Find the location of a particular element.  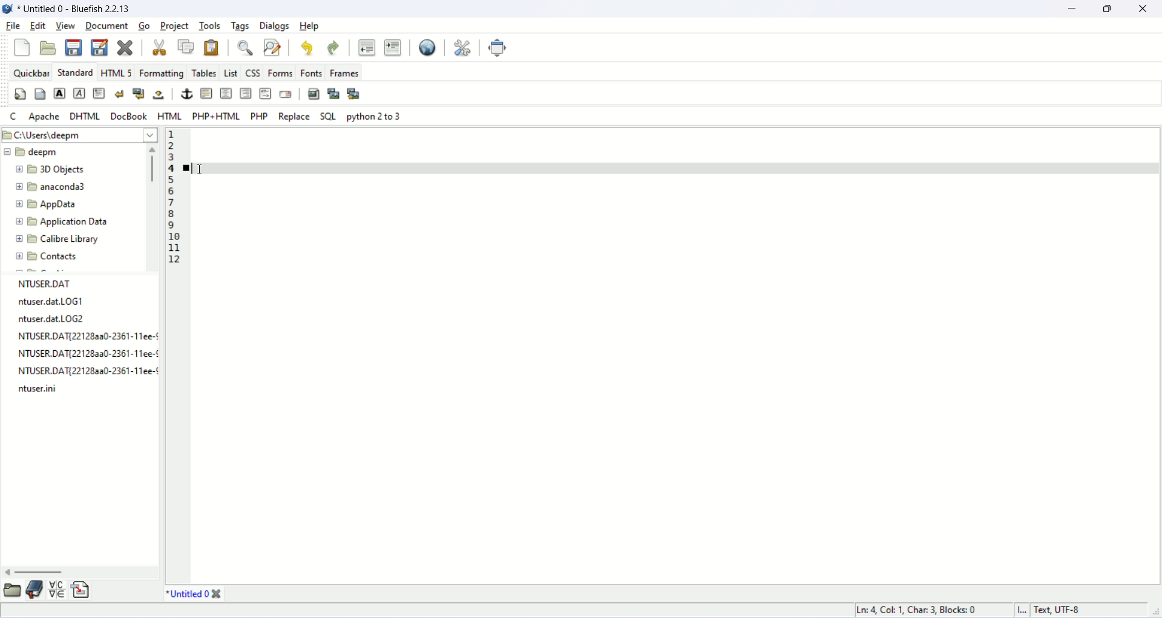

horizontal scroll bar is located at coordinates (80, 574).